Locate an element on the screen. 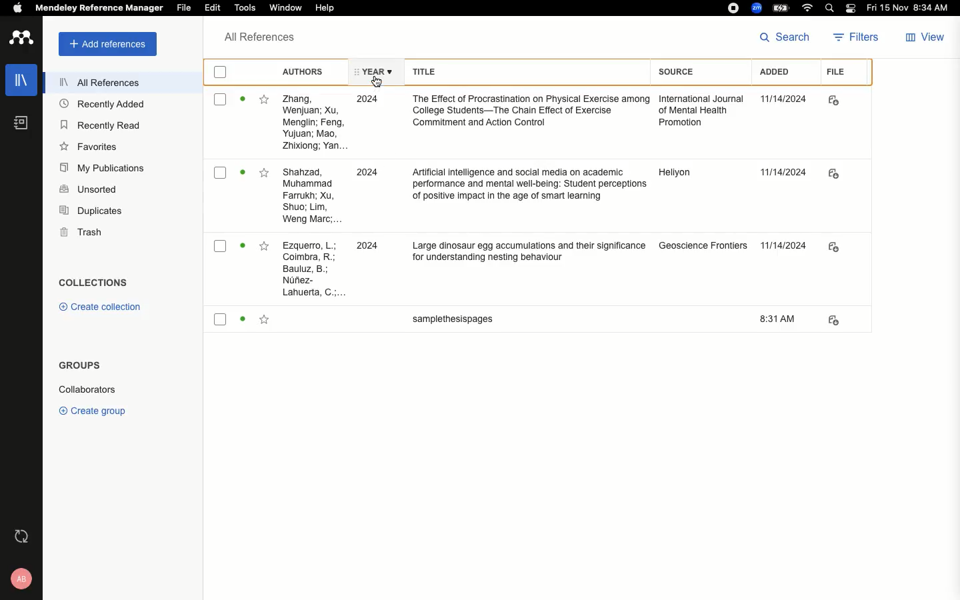 The image size is (960, 600). Filters is located at coordinates (856, 37).